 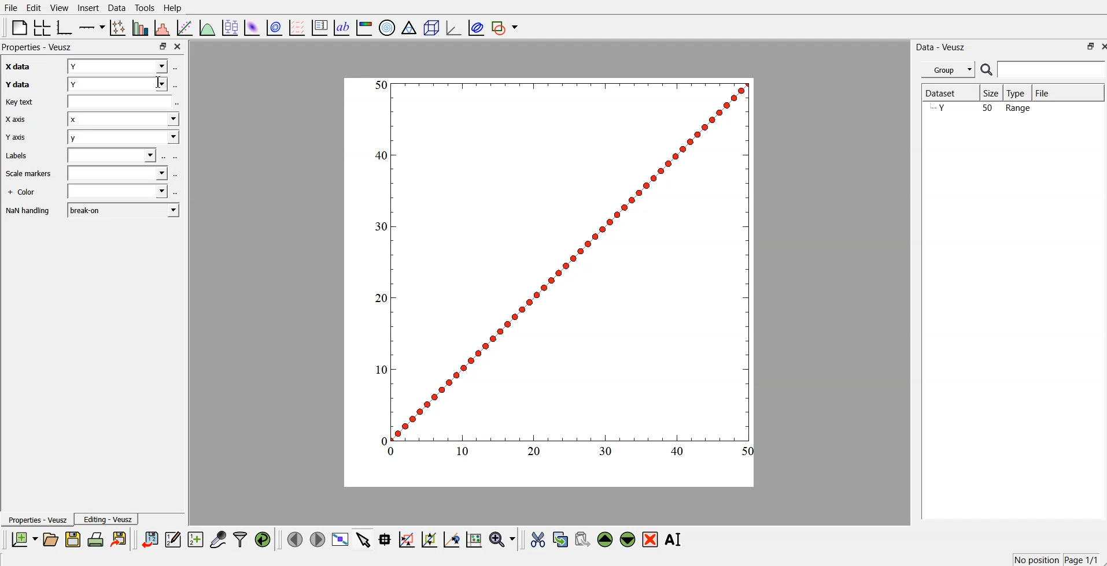 What do you see at coordinates (451, 539) in the screenshot?
I see `recenter graph axes` at bounding box center [451, 539].